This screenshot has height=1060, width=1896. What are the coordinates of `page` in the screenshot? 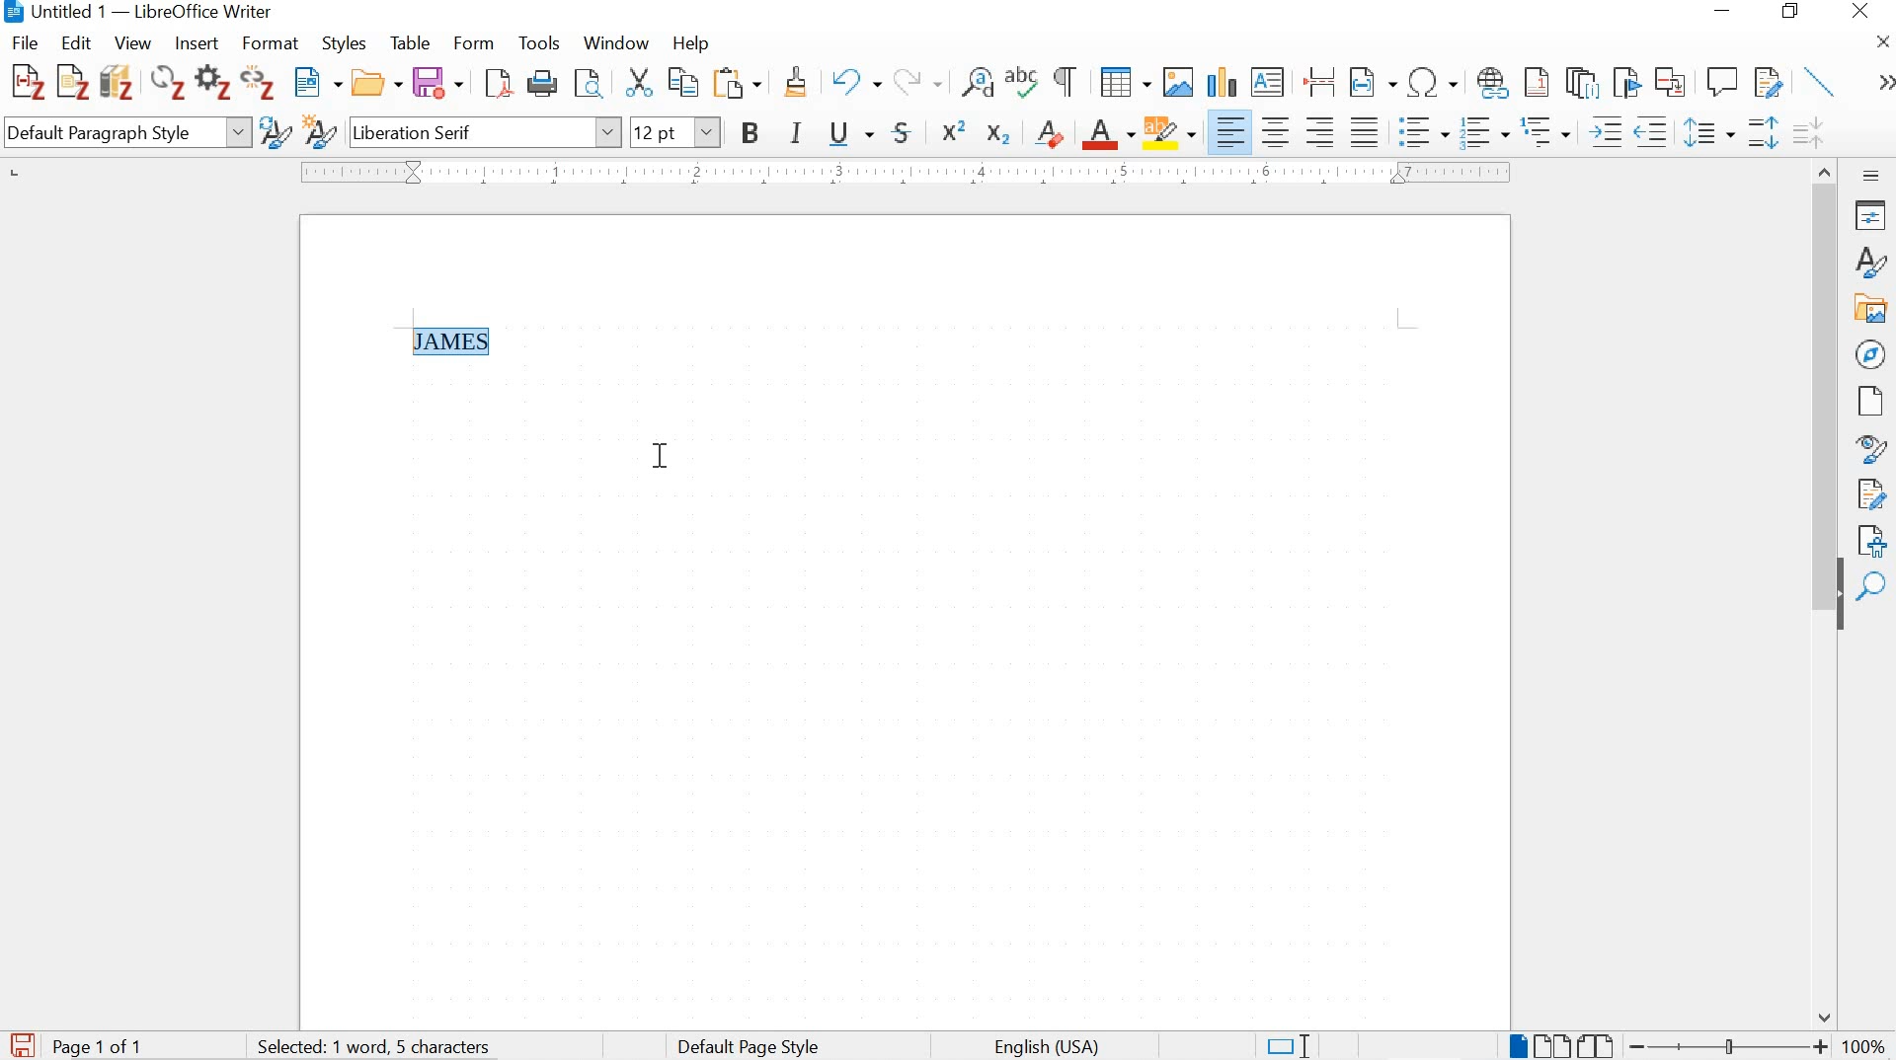 It's located at (1867, 401).